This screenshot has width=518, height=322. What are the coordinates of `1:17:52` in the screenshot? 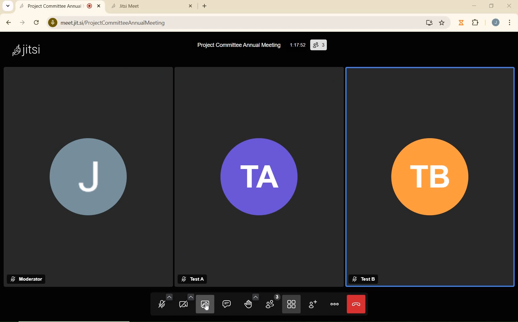 It's located at (297, 45).